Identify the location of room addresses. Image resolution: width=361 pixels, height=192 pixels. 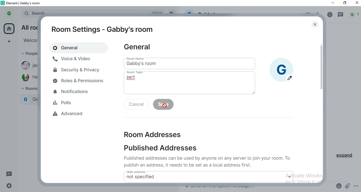
(149, 133).